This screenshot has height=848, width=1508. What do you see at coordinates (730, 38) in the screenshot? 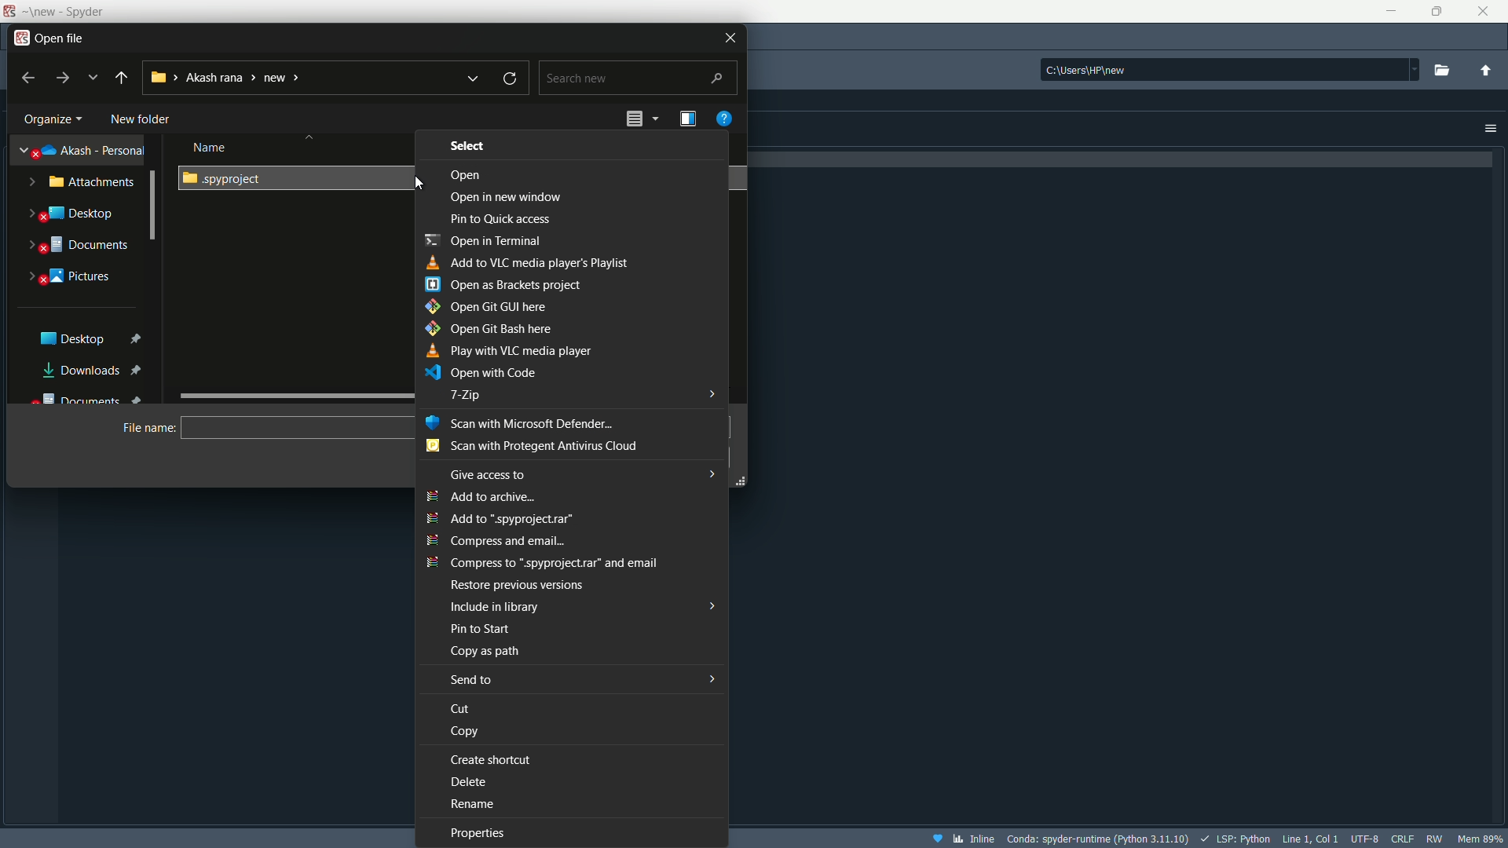
I see `Close file` at bounding box center [730, 38].